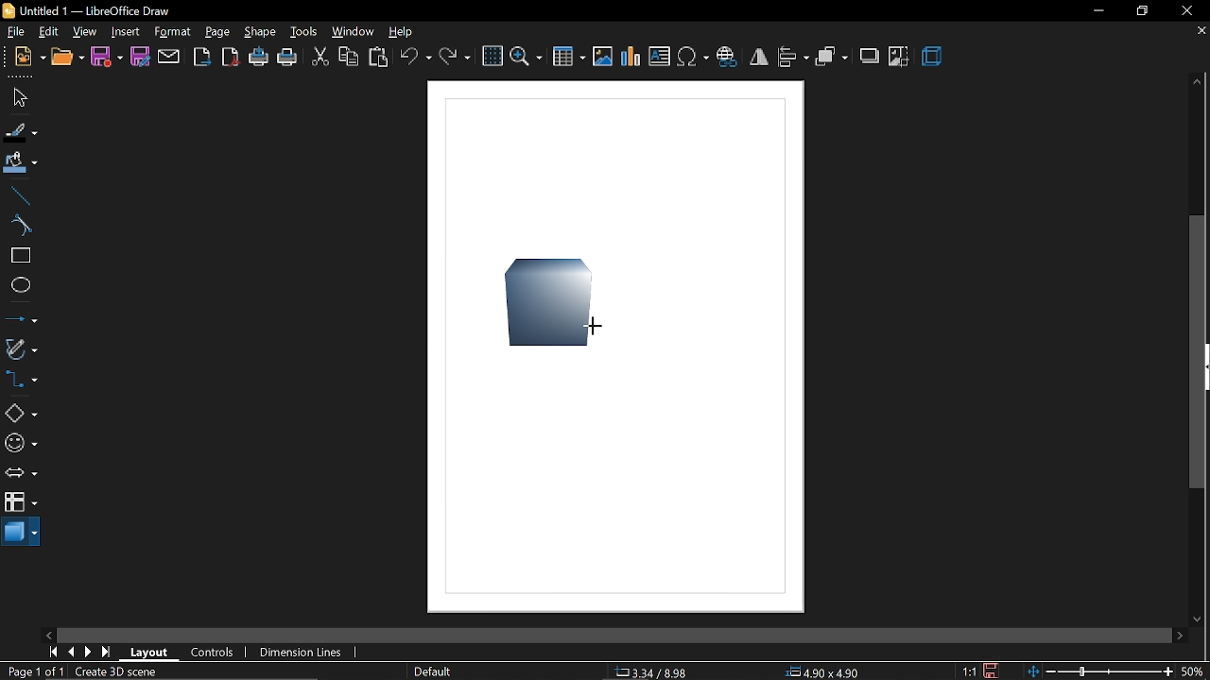 The height and width of the screenshot is (680, 1210). What do you see at coordinates (759, 57) in the screenshot?
I see `flip` at bounding box center [759, 57].